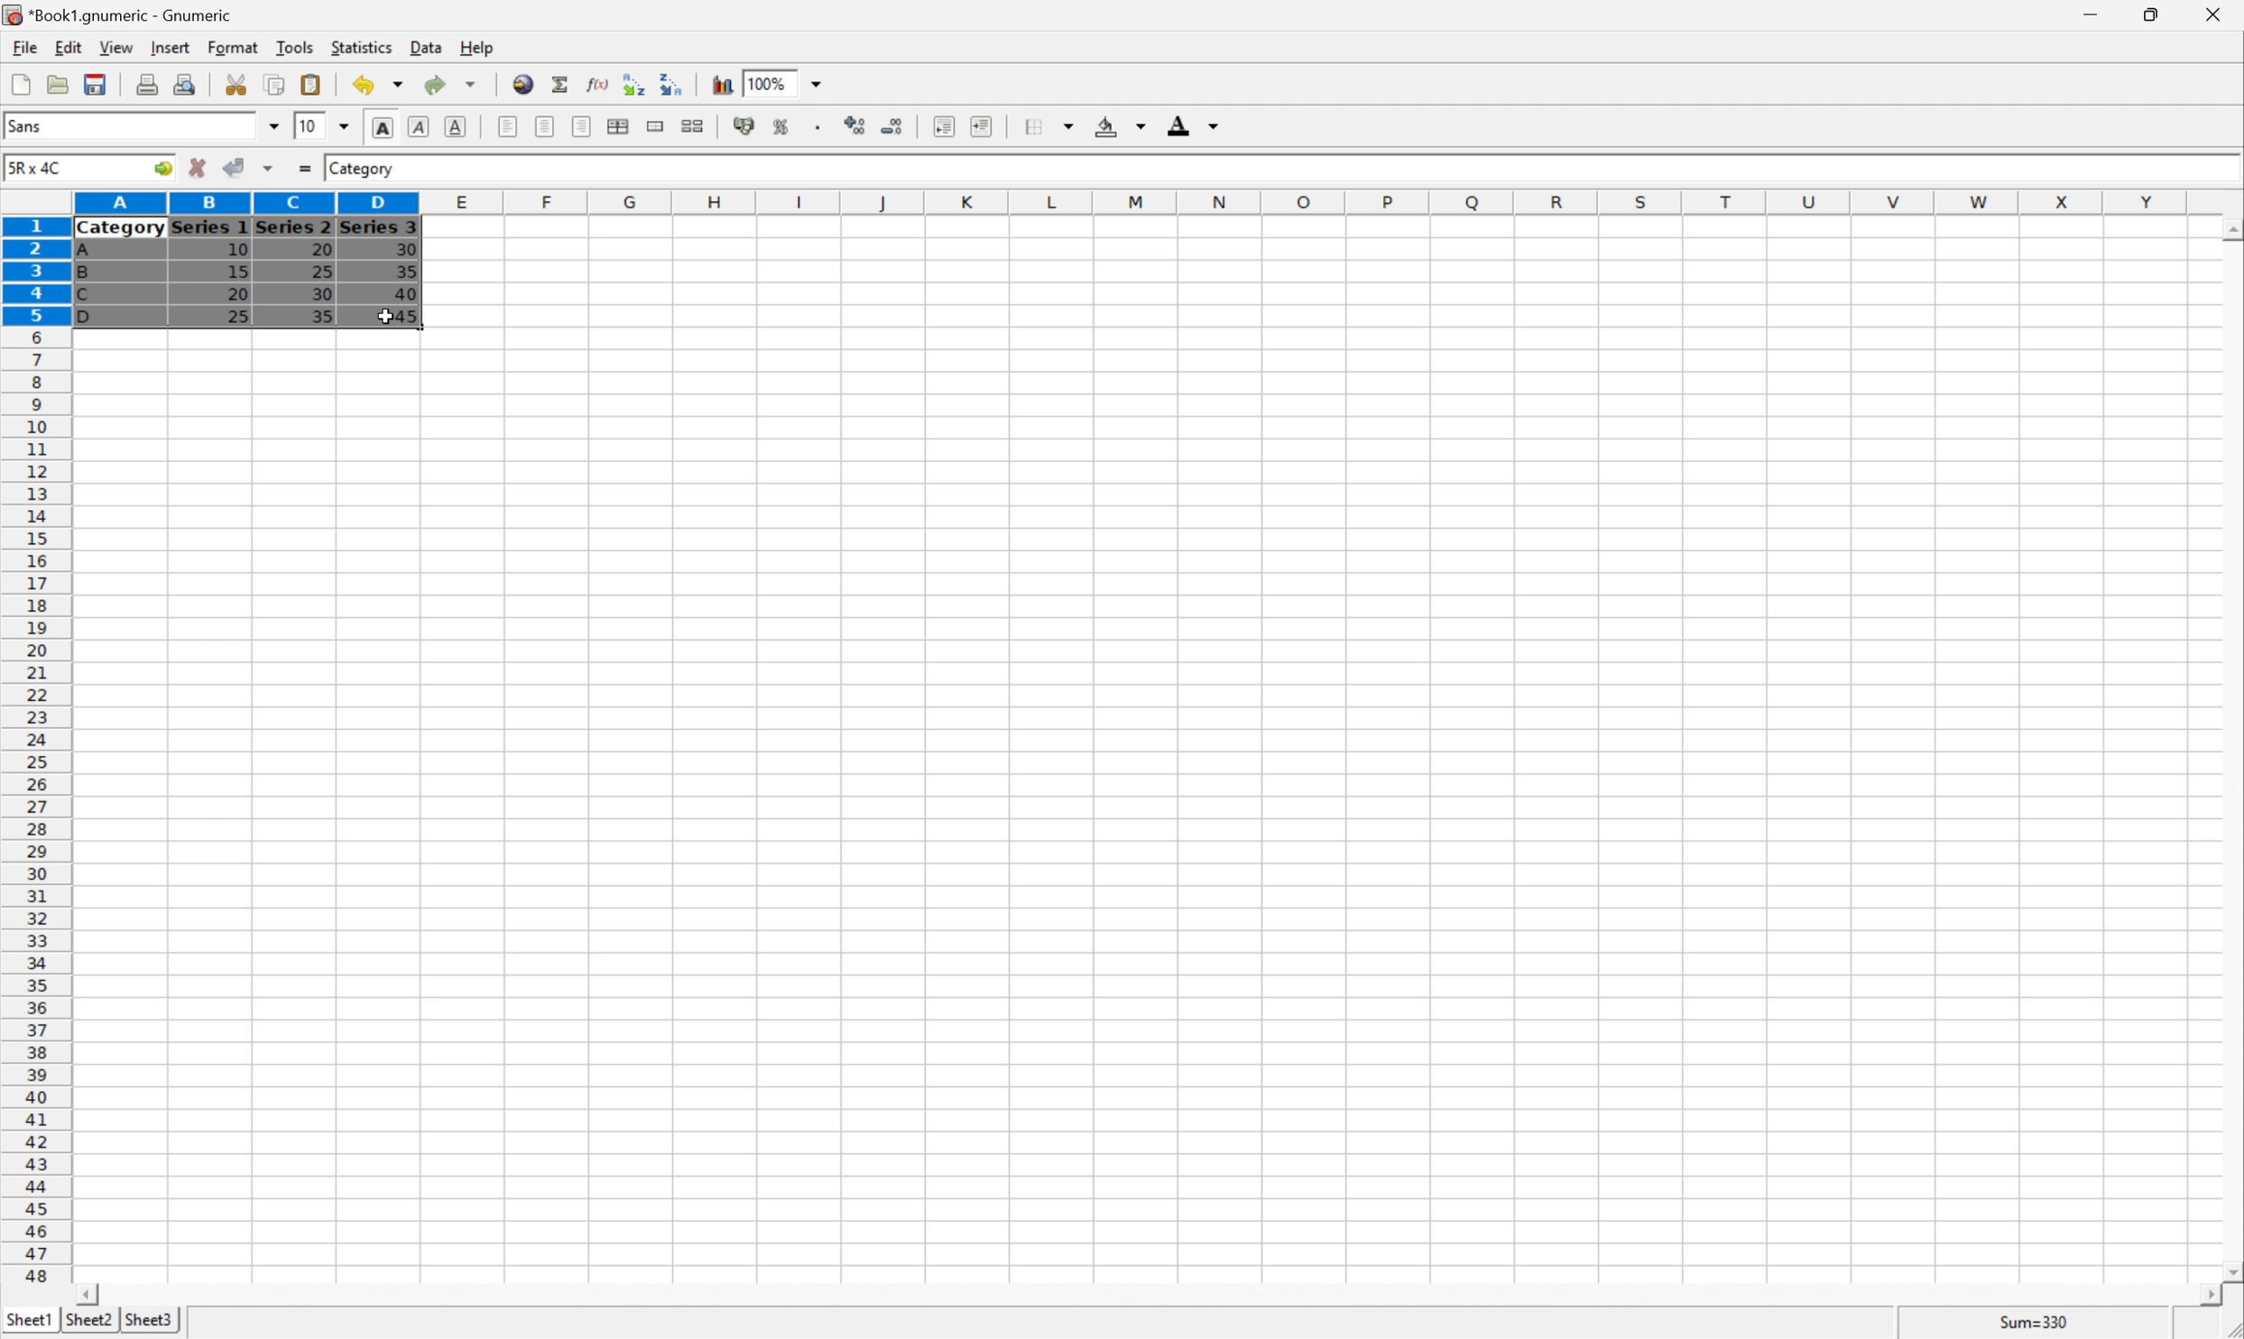 The width and height of the screenshot is (2244, 1339). I want to click on Format the selection as accounting, so click(743, 127).